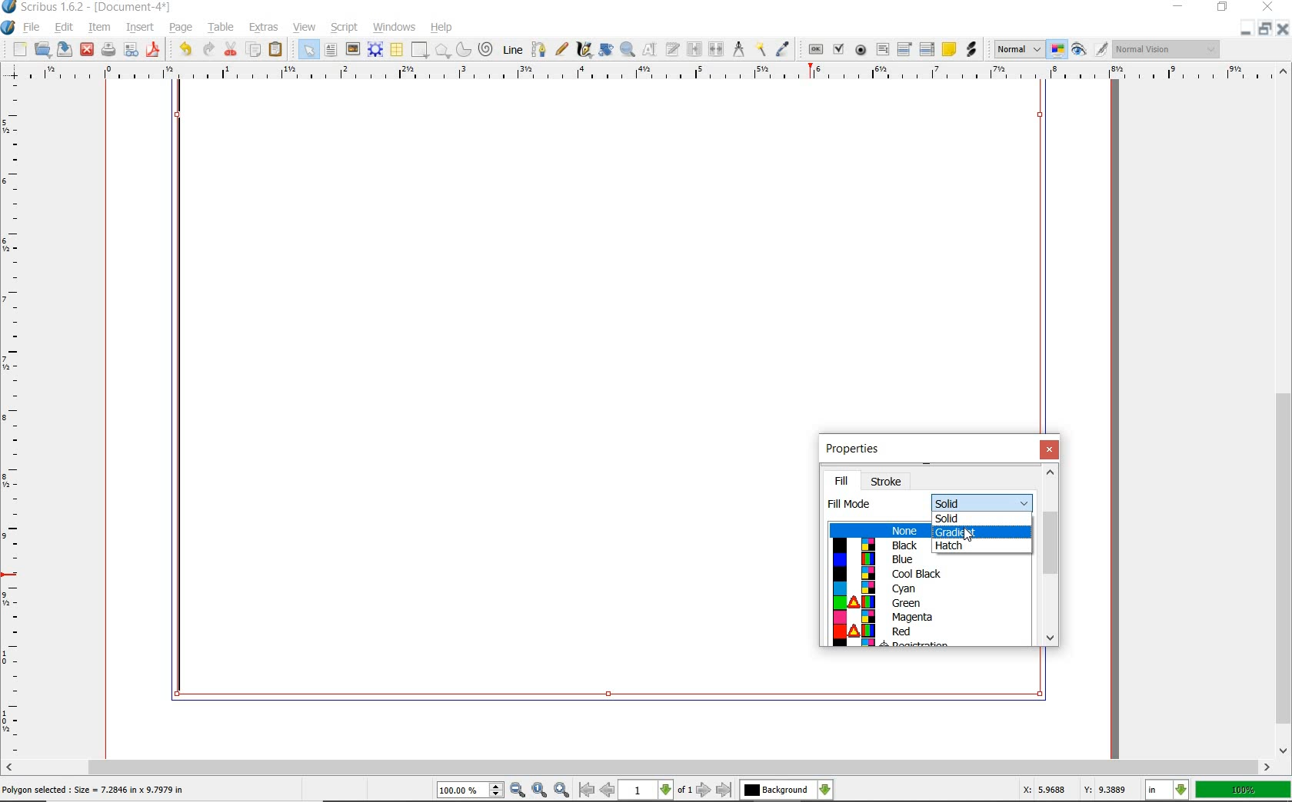 The width and height of the screenshot is (1292, 802). I want to click on system icon, so click(8, 27).